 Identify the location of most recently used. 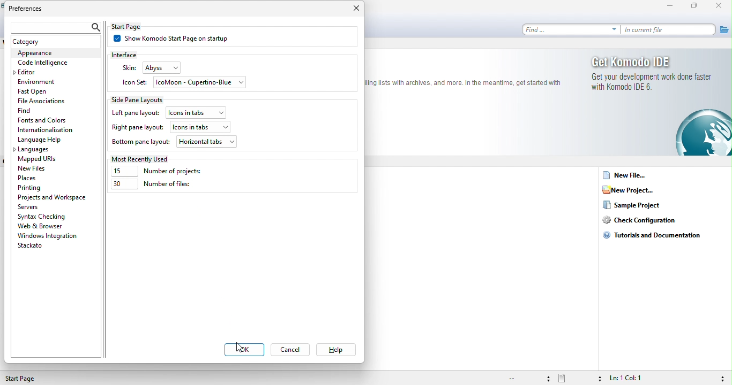
(143, 158).